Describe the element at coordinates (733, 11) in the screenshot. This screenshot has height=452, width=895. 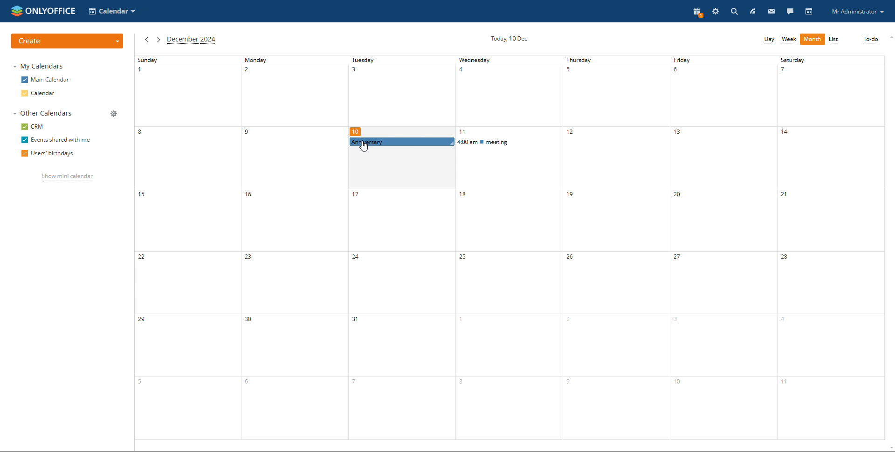
I see `search` at that location.